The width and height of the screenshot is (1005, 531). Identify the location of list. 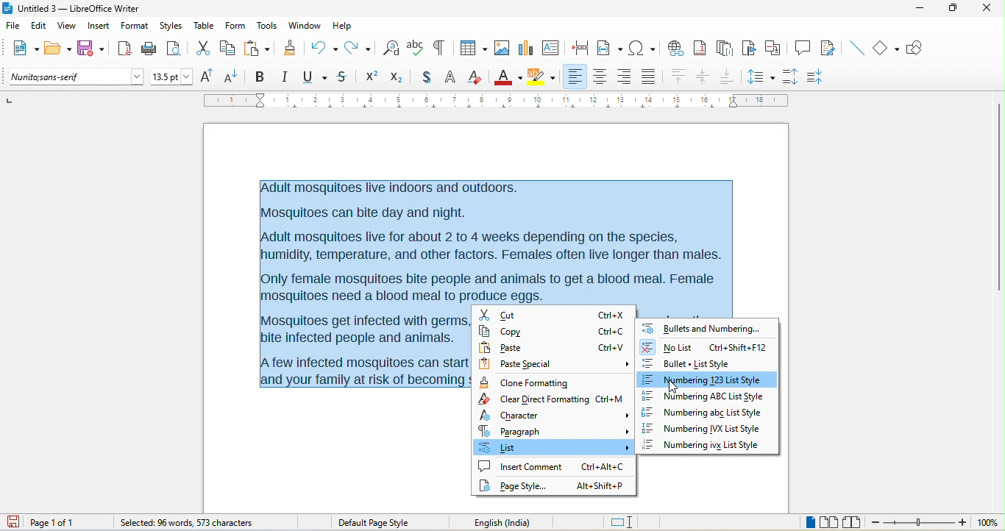
(555, 449).